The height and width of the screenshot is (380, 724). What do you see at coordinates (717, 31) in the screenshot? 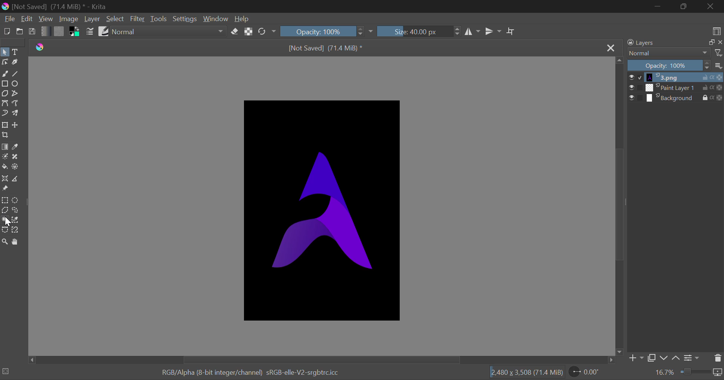
I see `Choose Workspace` at bounding box center [717, 31].